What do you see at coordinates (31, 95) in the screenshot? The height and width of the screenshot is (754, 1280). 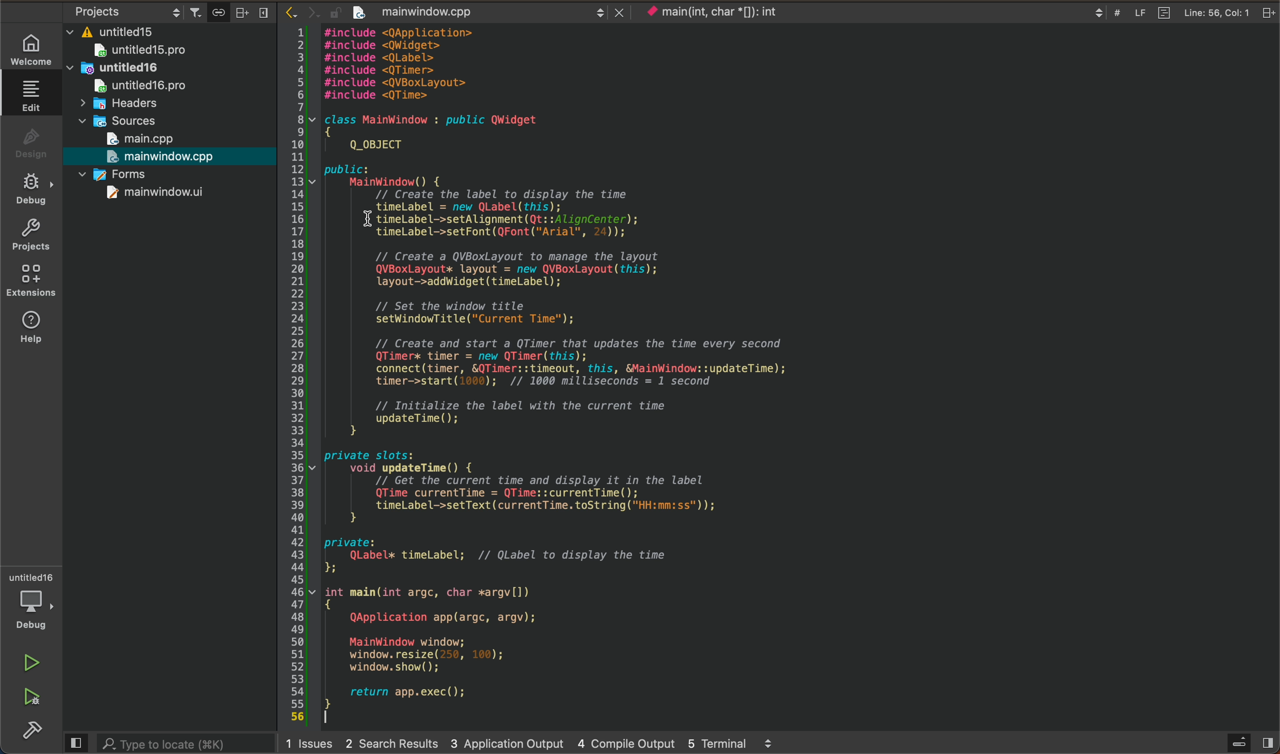 I see `edit` at bounding box center [31, 95].